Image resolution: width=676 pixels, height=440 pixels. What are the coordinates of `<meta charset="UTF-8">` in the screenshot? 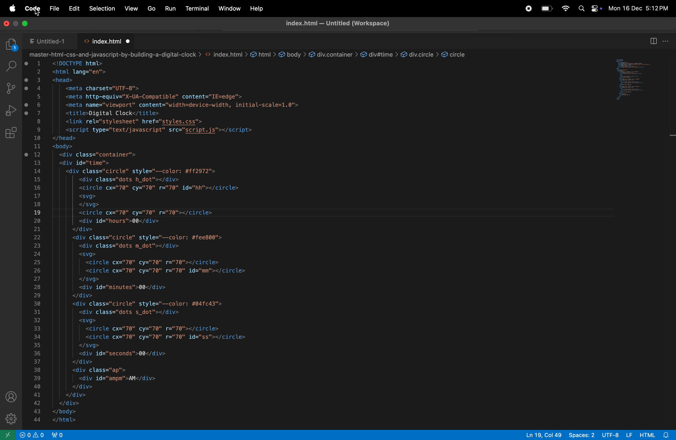 It's located at (102, 88).